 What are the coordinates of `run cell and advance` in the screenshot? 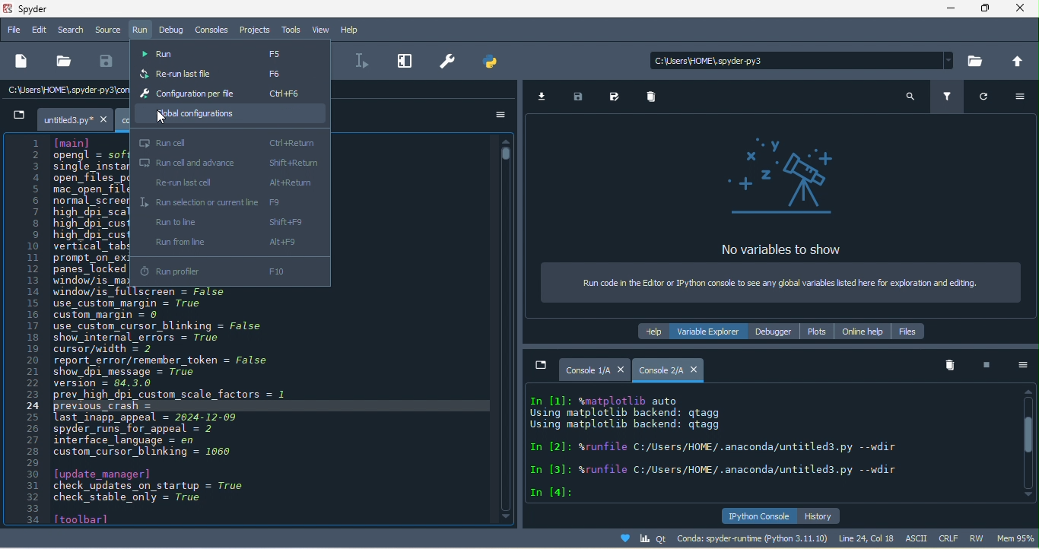 It's located at (228, 162).